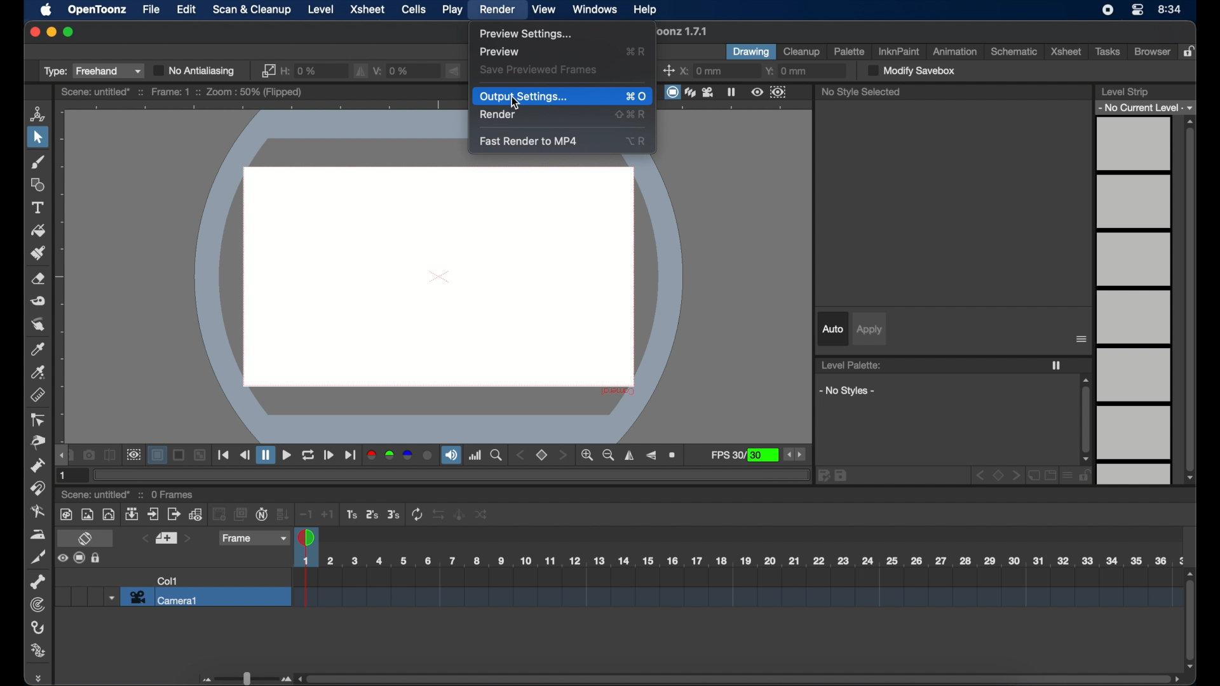 The width and height of the screenshot is (1220, 686). Describe the element at coordinates (39, 208) in the screenshot. I see `type tool` at that location.